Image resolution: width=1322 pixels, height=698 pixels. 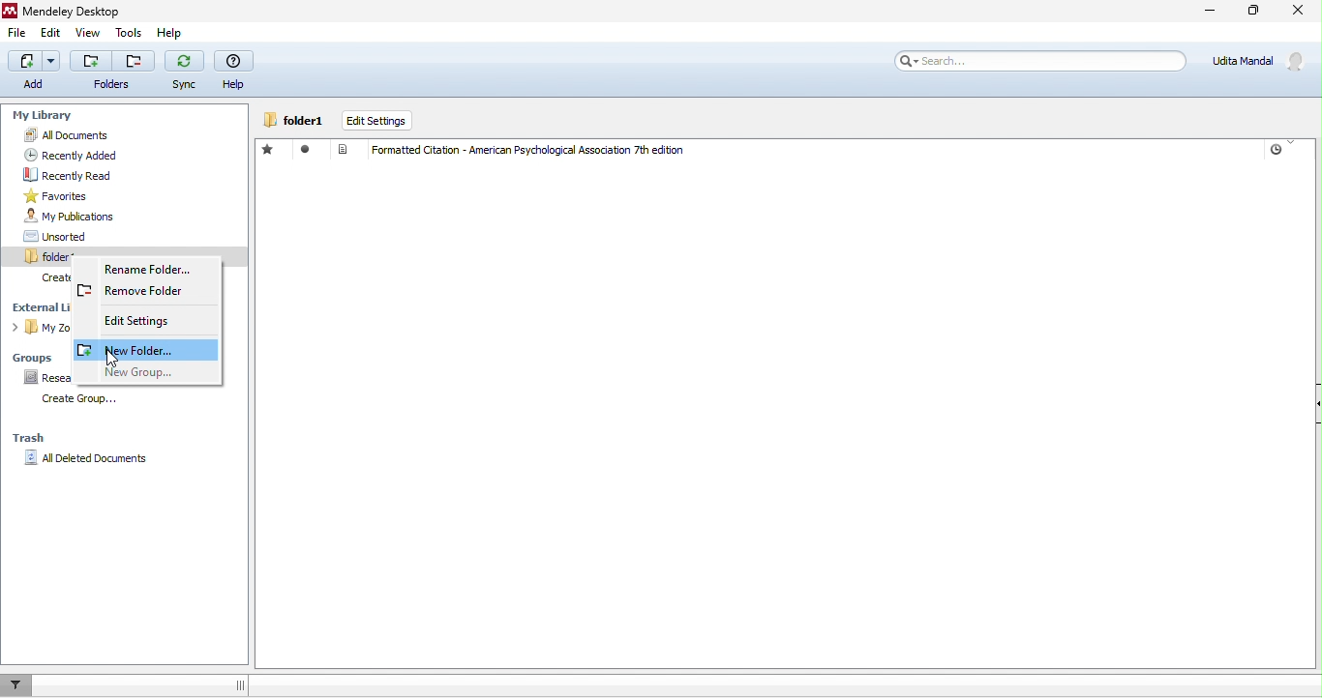 I want to click on favorites, so click(x=63, y=196).